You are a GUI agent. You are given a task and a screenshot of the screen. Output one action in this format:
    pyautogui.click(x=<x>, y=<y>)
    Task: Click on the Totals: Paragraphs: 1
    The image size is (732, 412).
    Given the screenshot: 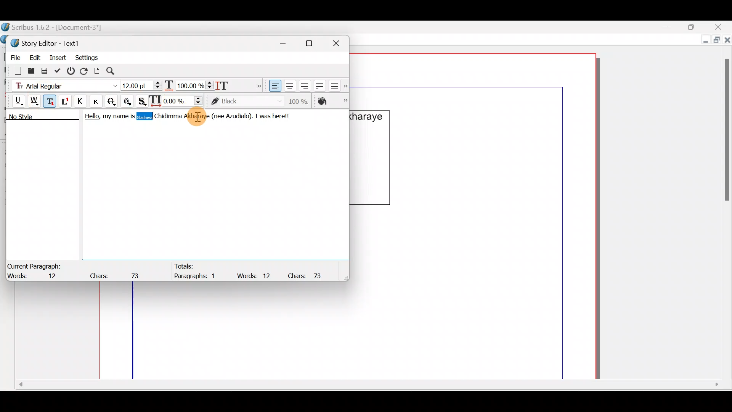 What is the action you would take?
    pyautogui.click(x=197, y=271)
    